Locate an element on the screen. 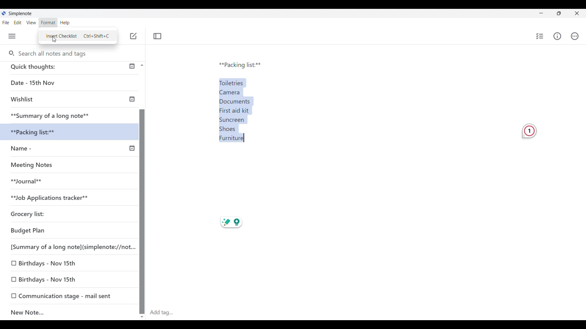  Wishlist is located at coordinates (52, 100).